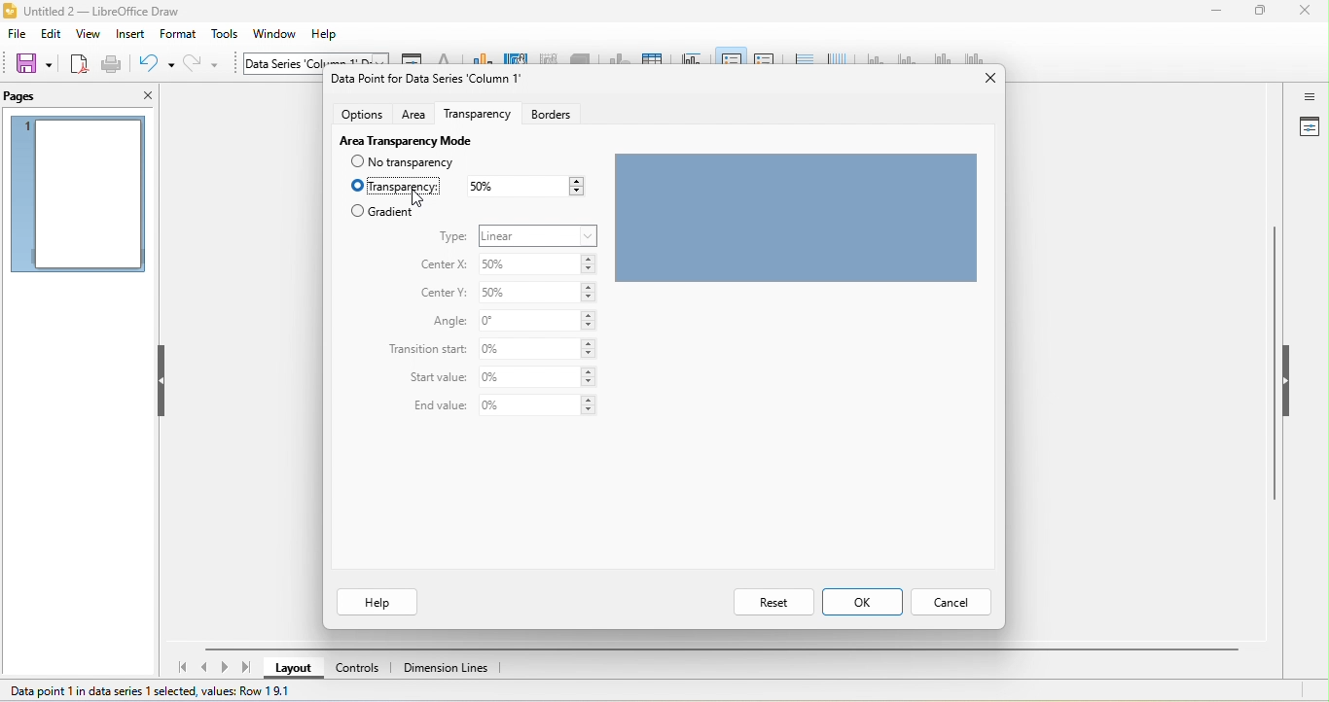 The image size is (1329, 702). What do you see at coordinates (420, 197) in the screenshot?
I see `cursor movement` at bounding box center [420, 197].